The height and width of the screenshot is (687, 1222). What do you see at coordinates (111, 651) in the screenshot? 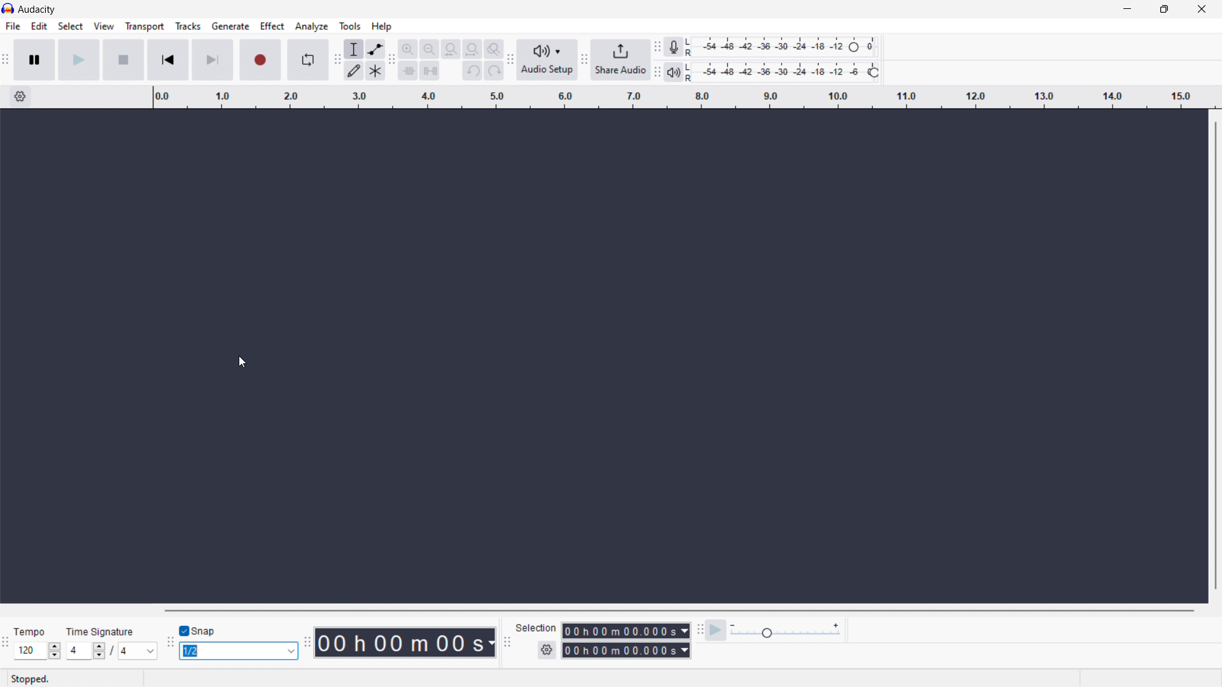
I see `time signature` at bounding box center [111, 651].